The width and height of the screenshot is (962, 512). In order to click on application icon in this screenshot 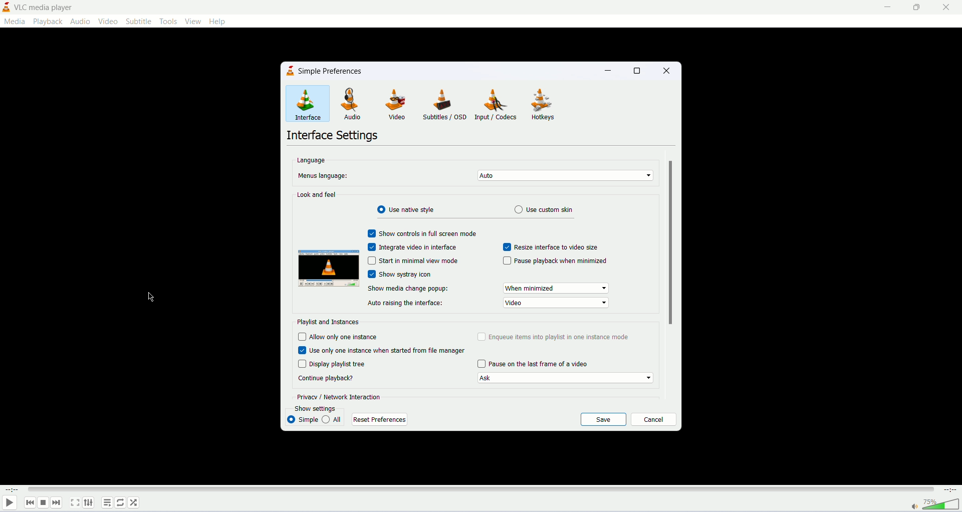, I will do `click(6, 7)`.